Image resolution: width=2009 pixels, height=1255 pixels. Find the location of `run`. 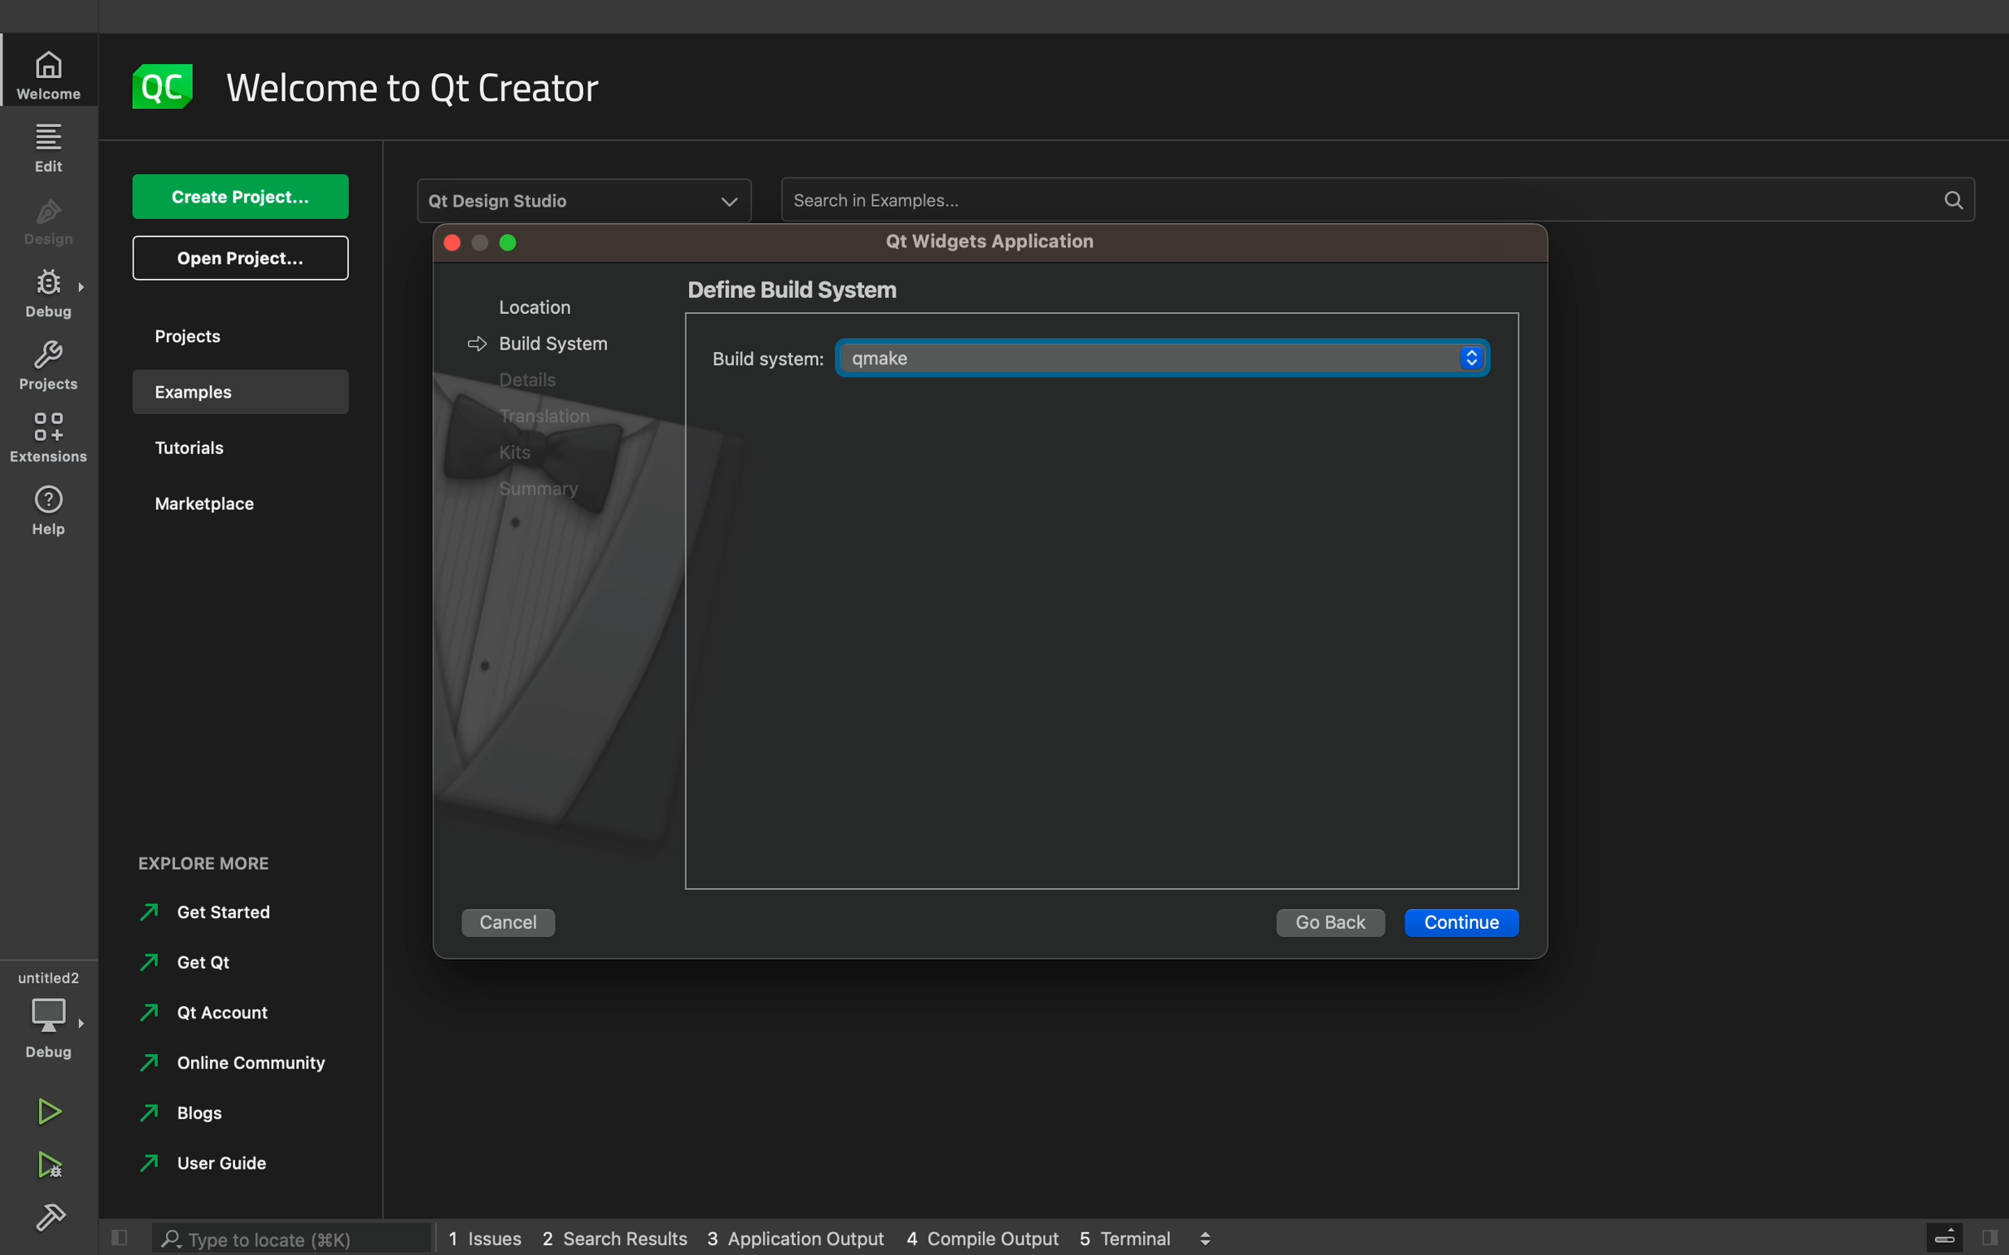

run is located at coordinates (50, 1105).